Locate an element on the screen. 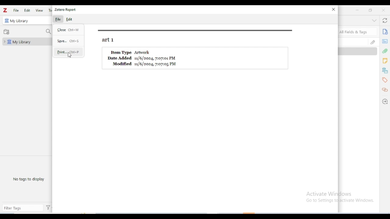  close is located at coordinates (383, 10).